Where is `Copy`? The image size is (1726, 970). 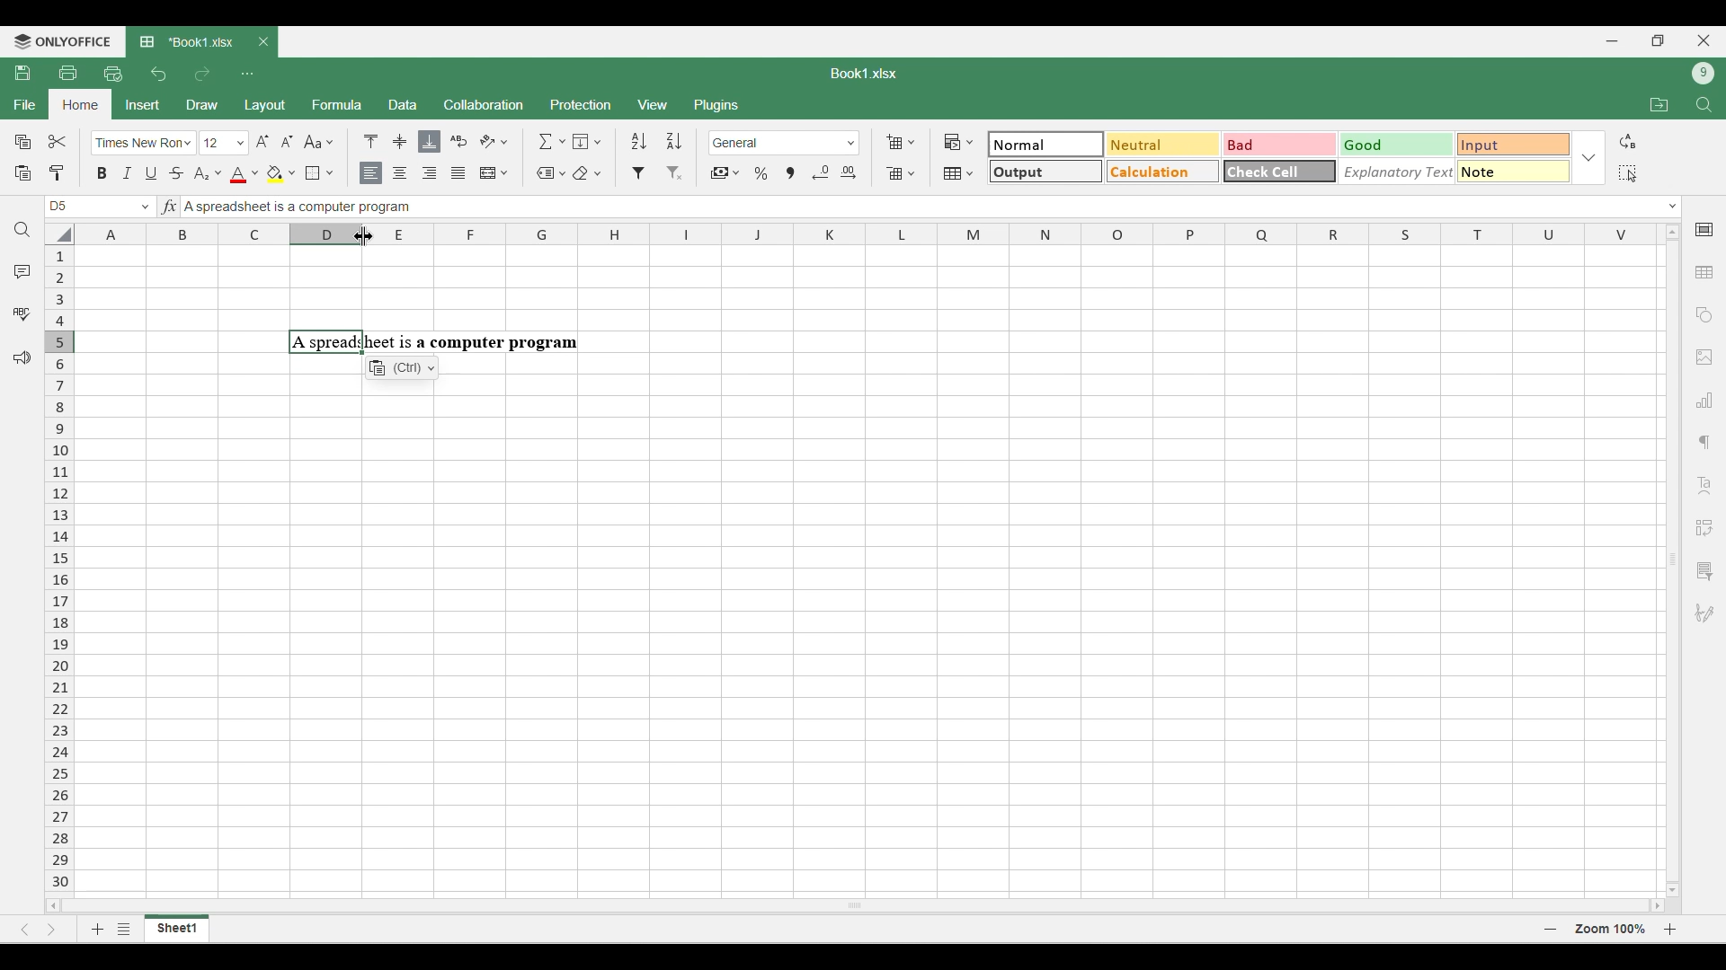 Copy is located at coordinates (23, 141).